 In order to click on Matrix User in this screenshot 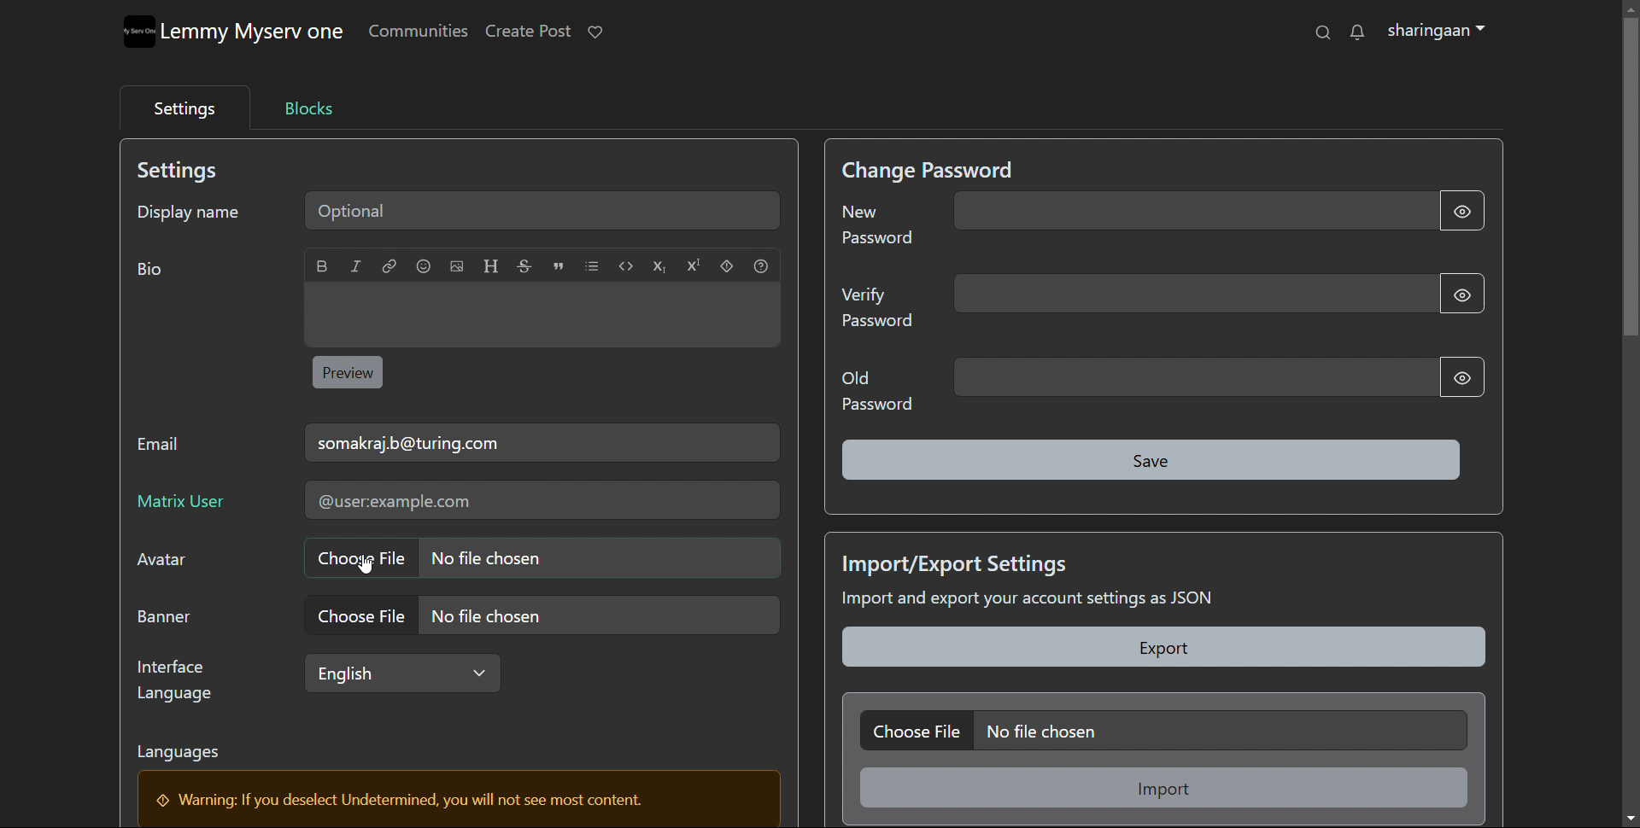, I will do `click(186, 504)`.